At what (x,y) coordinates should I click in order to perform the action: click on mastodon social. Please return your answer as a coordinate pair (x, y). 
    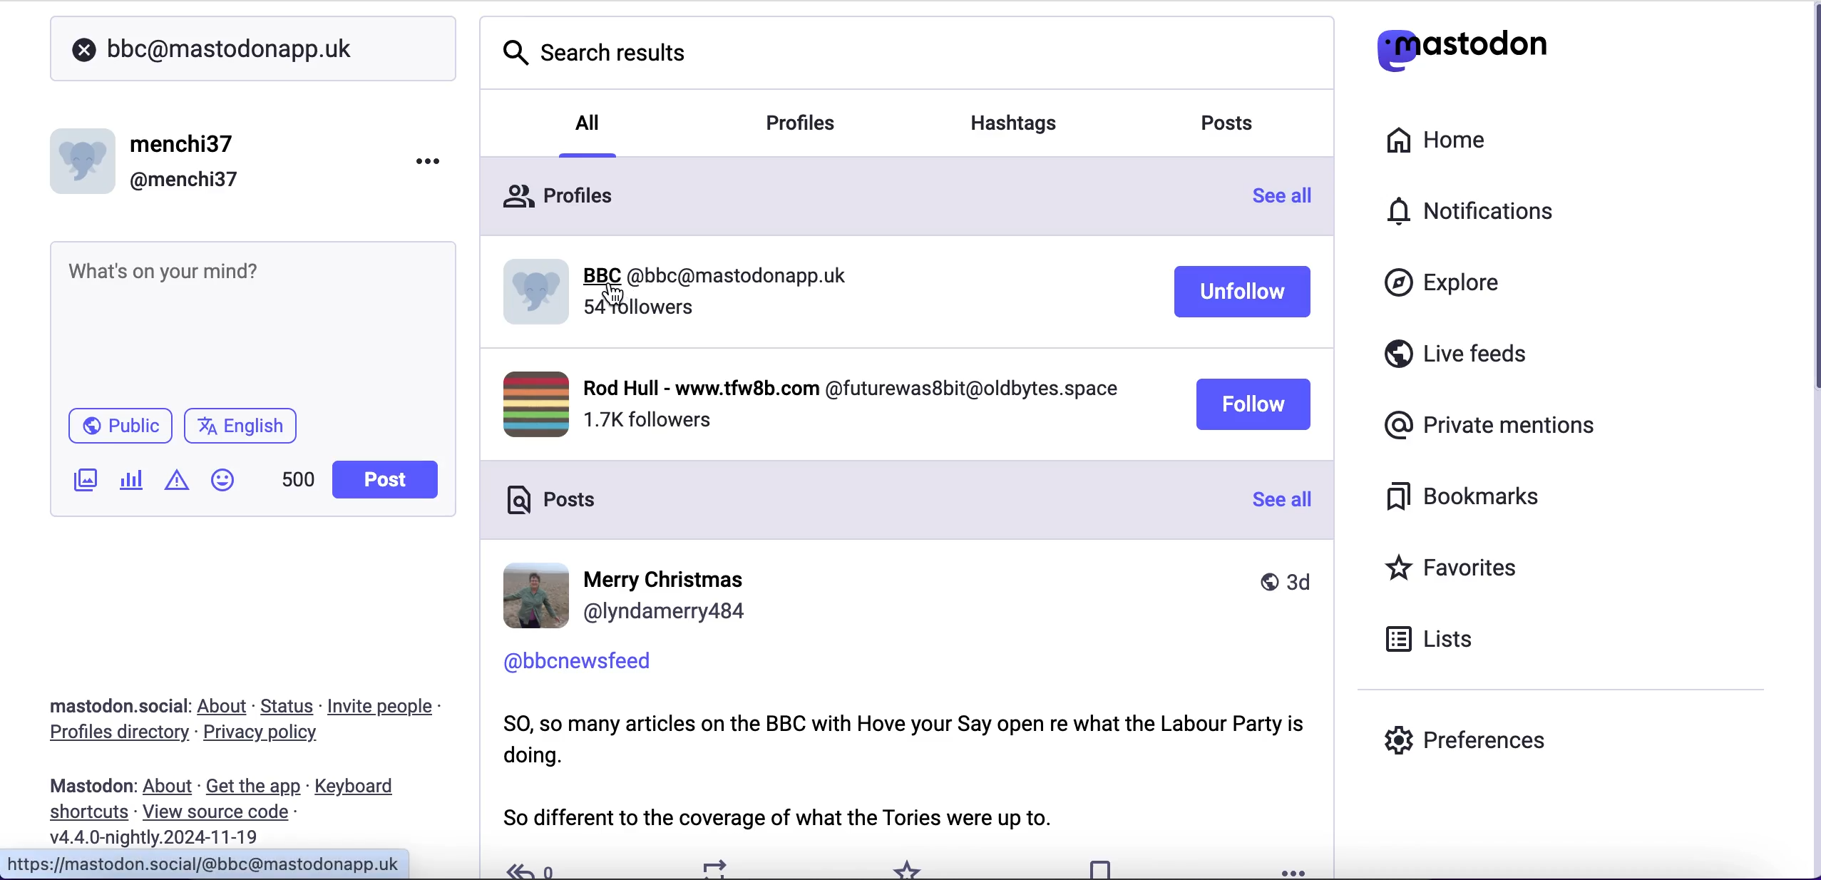
    Looking at the image, I should click on (100, 707).